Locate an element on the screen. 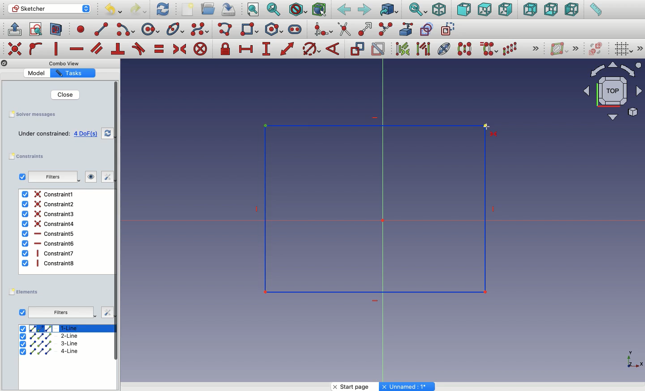  1-line is located at coordinates (50, 328).